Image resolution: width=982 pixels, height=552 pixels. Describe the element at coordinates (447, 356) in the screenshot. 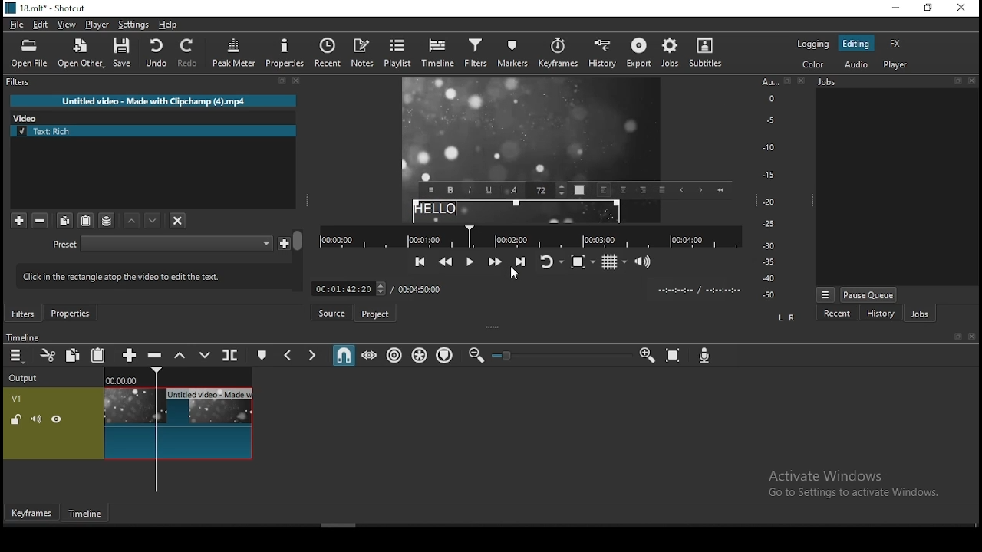

I see `ripple markers` at that location.